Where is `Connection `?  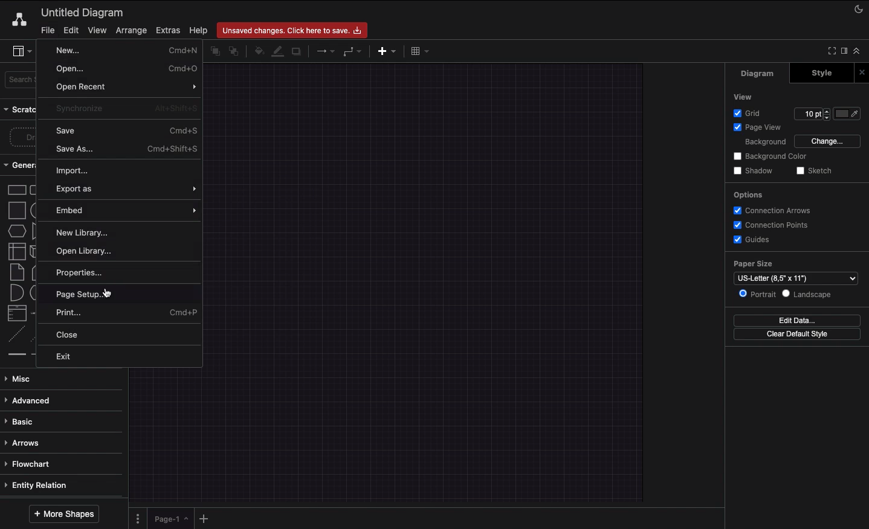 Connection  is located at coordinates (326, 51).